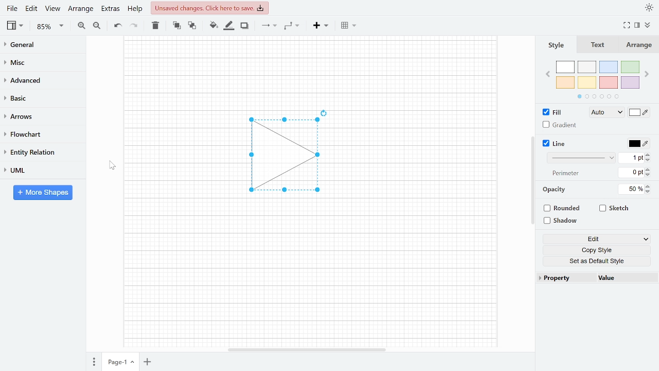 The image size is (659, 371). I want to click on Current Opacity, so click(630, 189).